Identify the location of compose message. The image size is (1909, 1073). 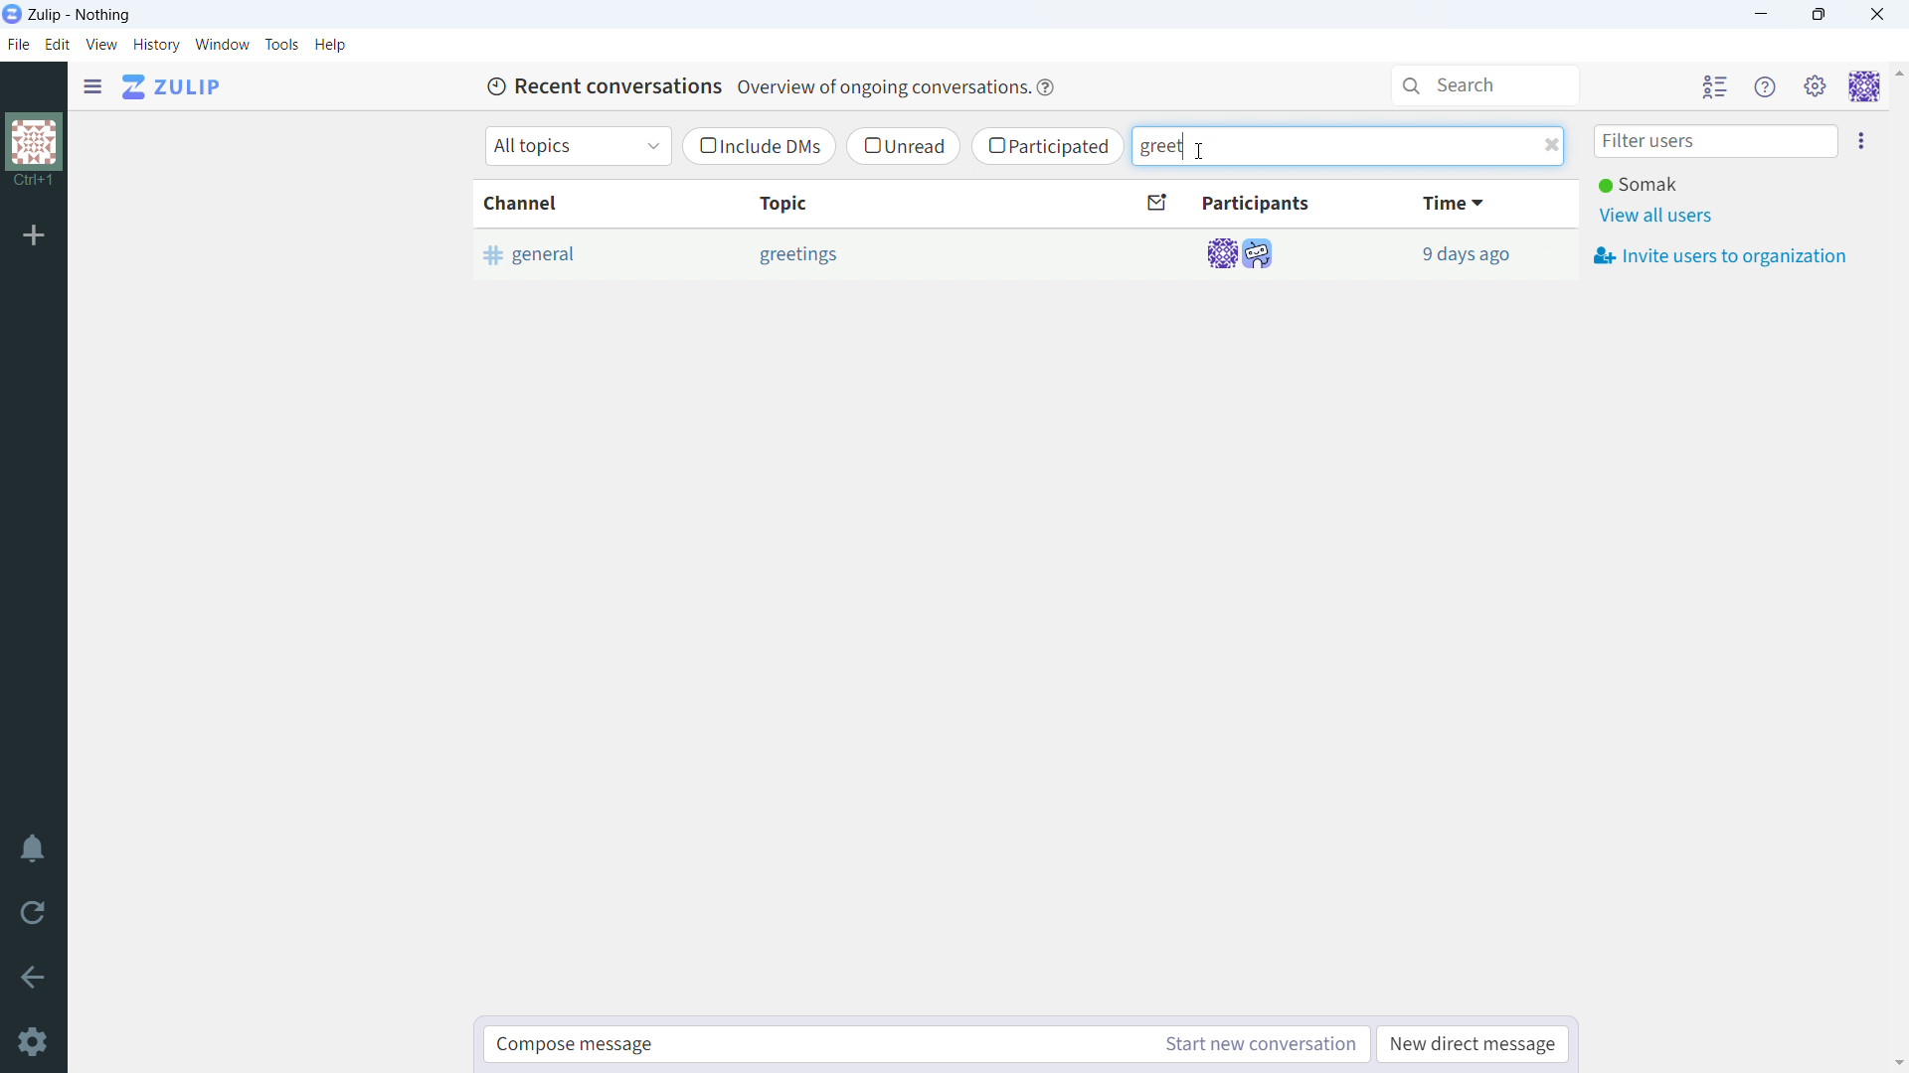
(813, 1045).